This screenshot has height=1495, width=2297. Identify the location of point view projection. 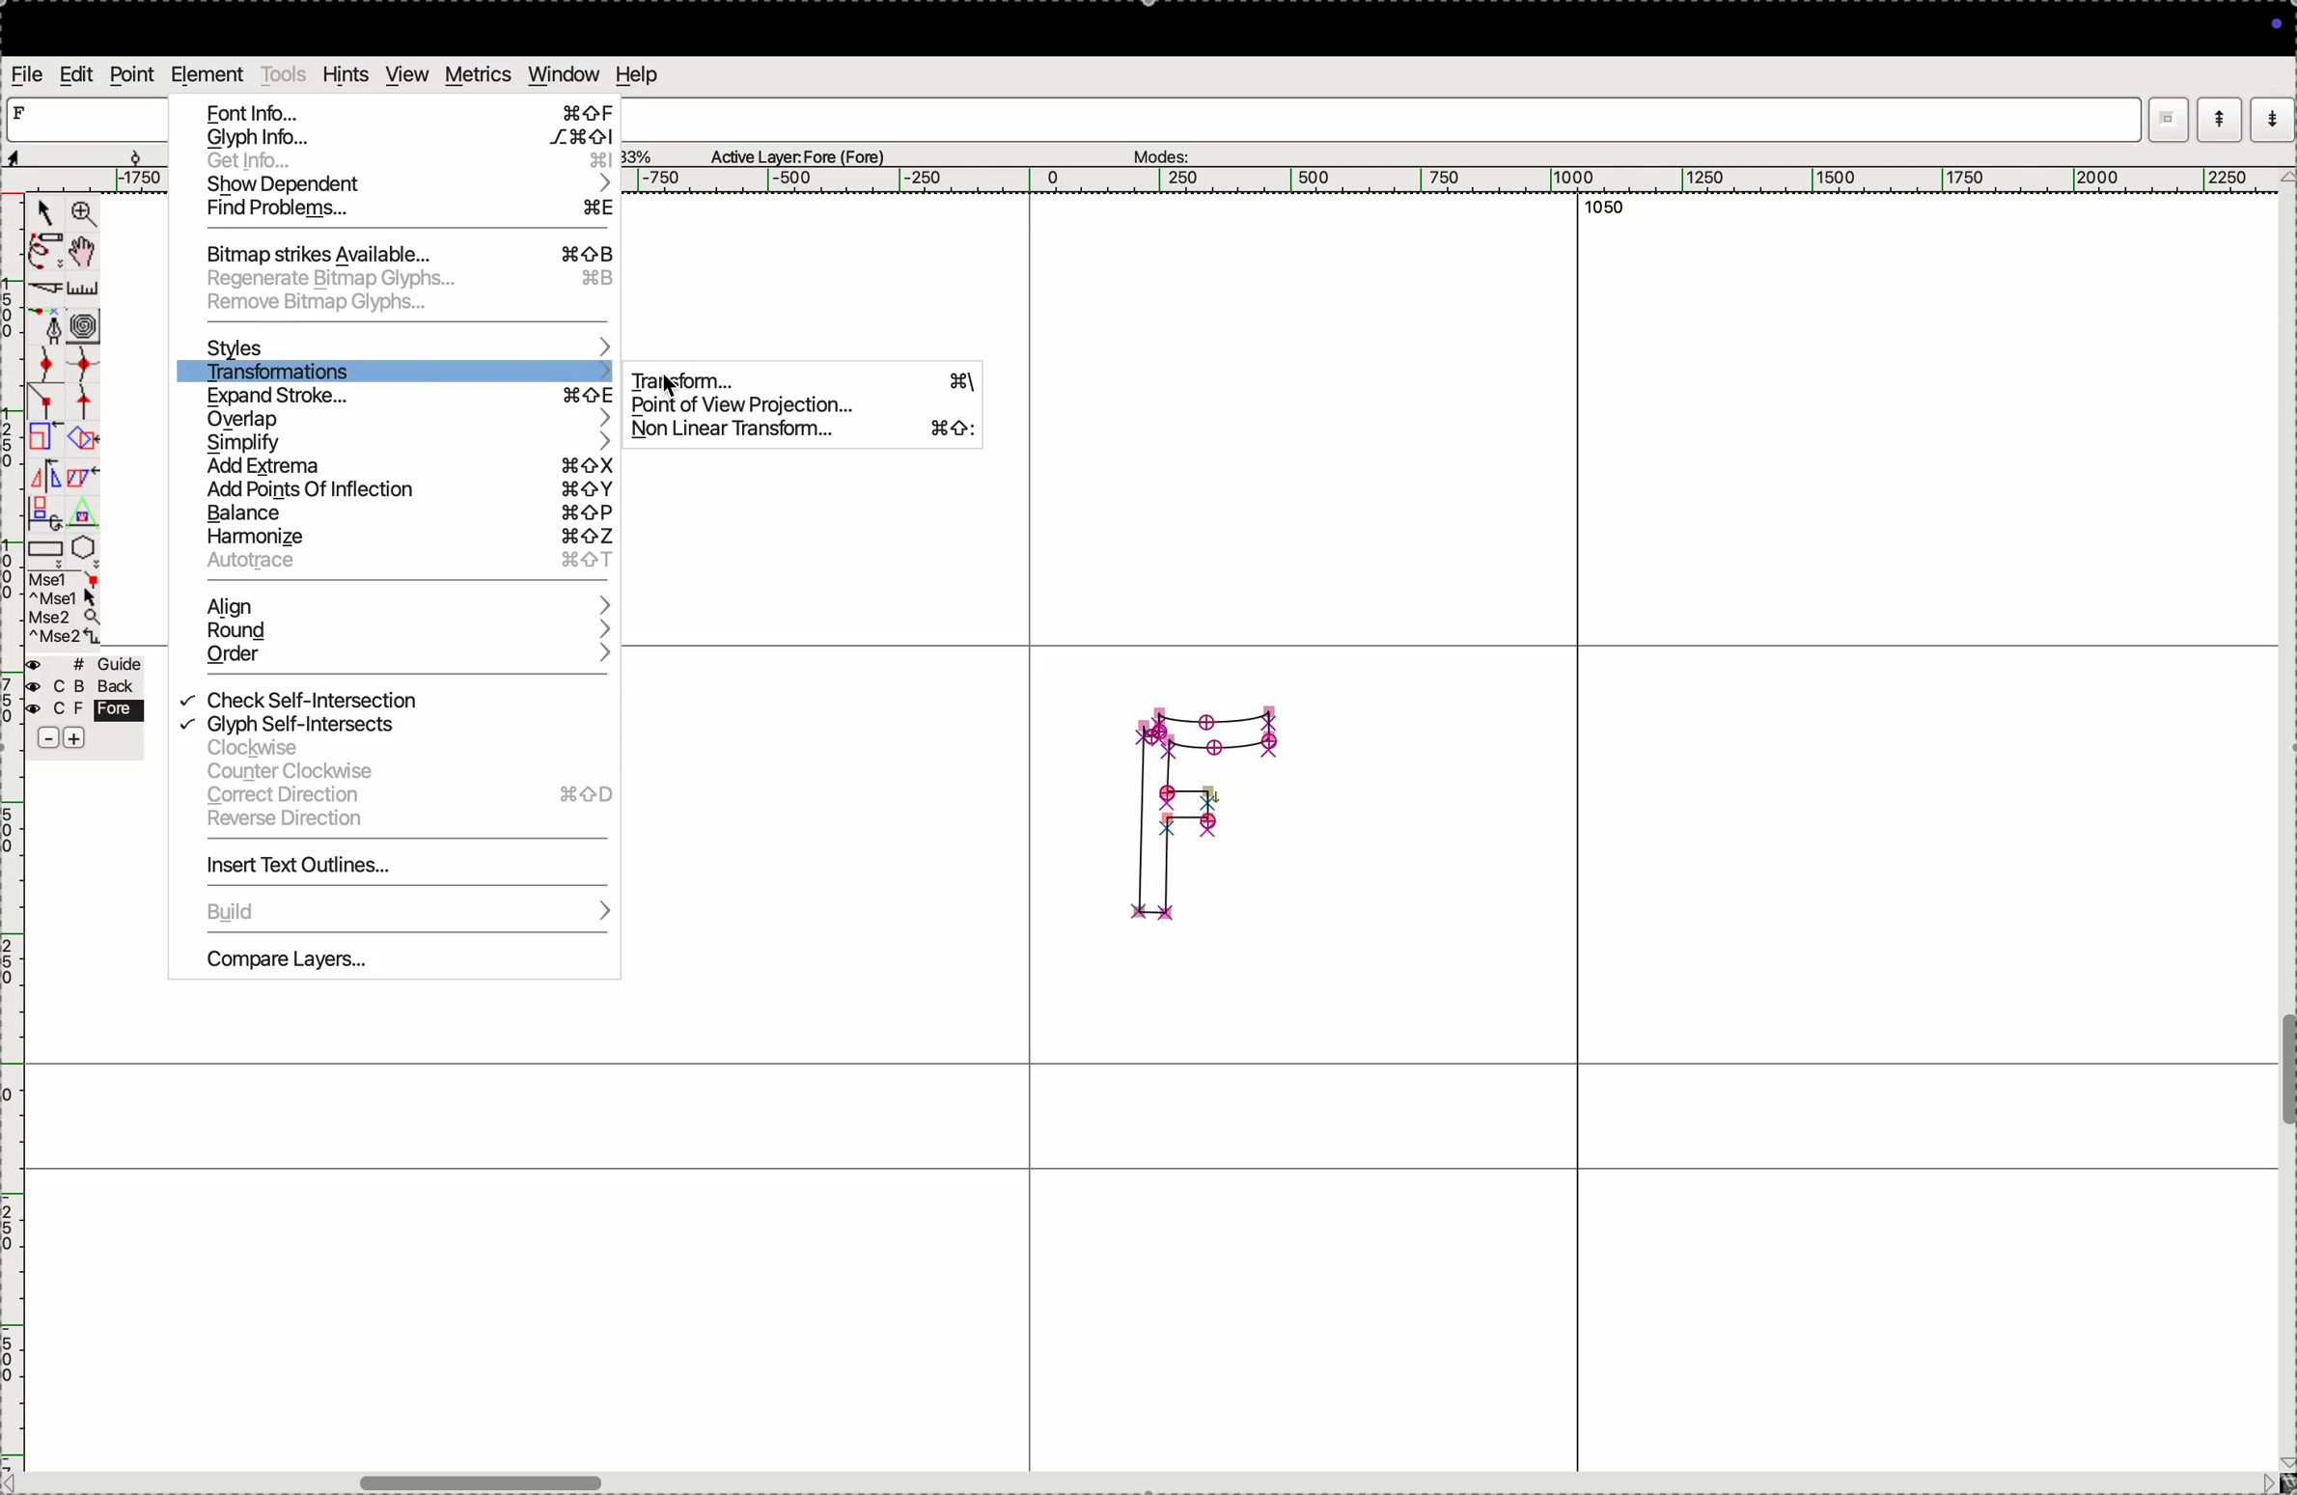
(806, 408).